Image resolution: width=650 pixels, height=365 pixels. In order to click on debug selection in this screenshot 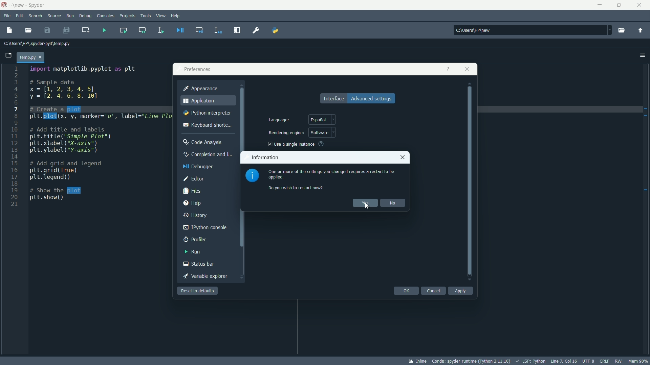, I will do `click(218, 30)`.